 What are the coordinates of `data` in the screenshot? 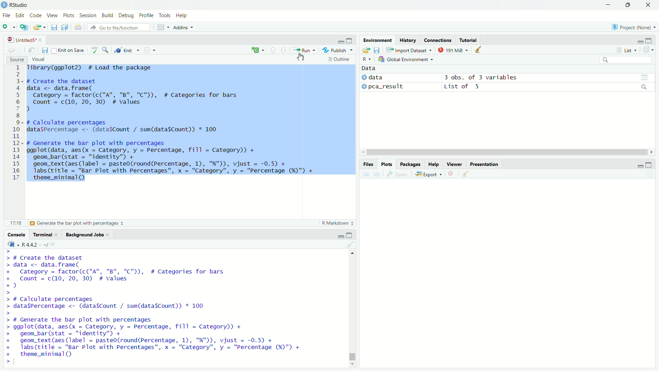 It's located at (369, 68).